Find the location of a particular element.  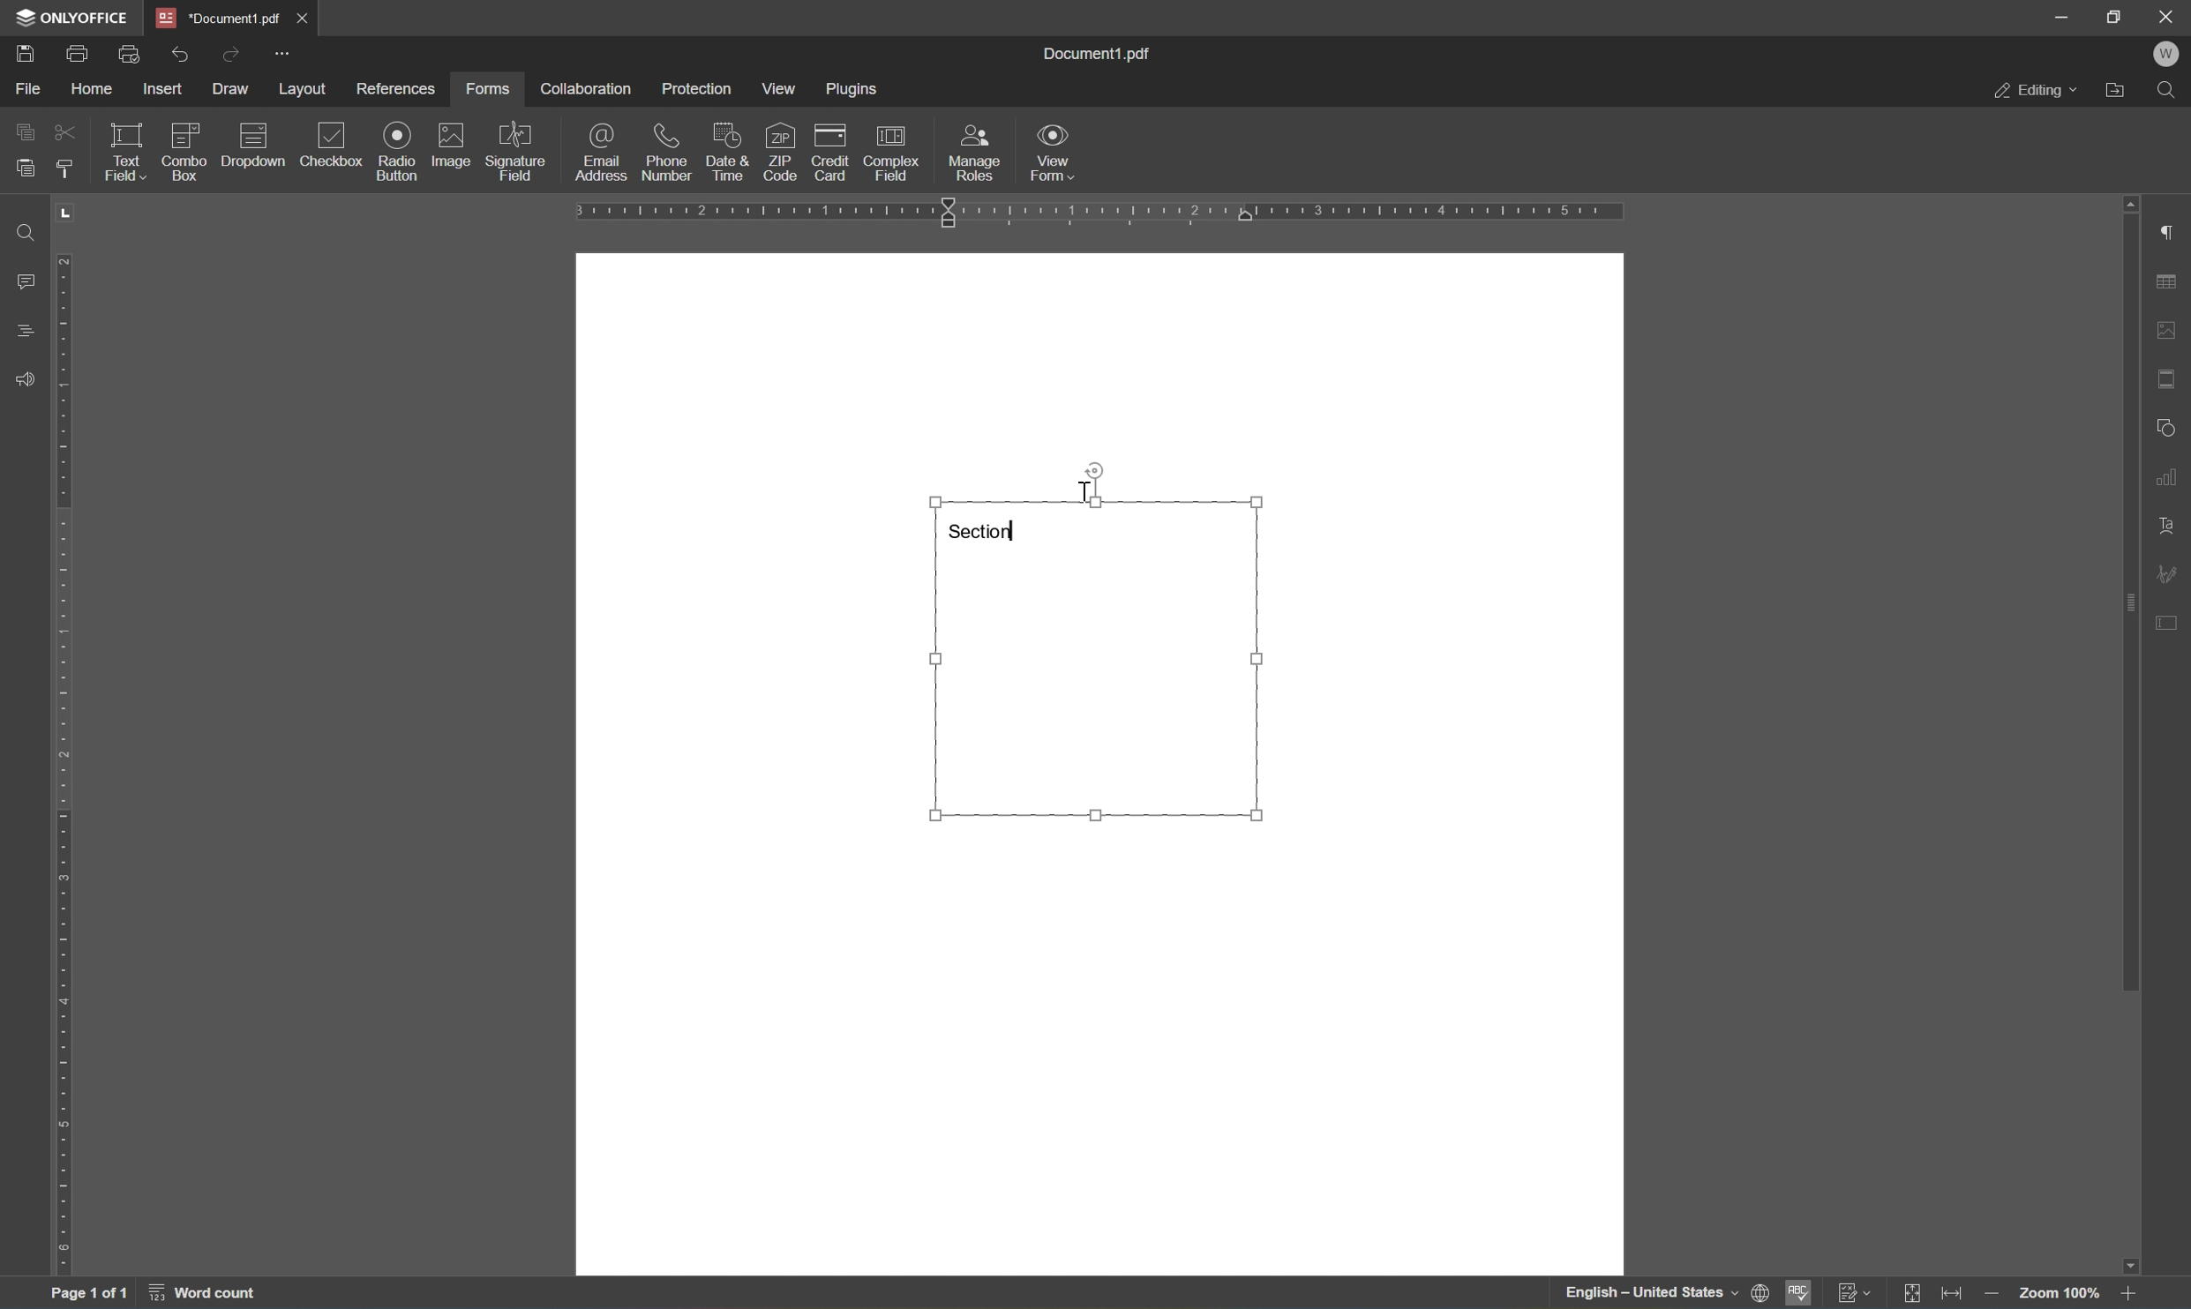

find is located at coordinates (20, 231).